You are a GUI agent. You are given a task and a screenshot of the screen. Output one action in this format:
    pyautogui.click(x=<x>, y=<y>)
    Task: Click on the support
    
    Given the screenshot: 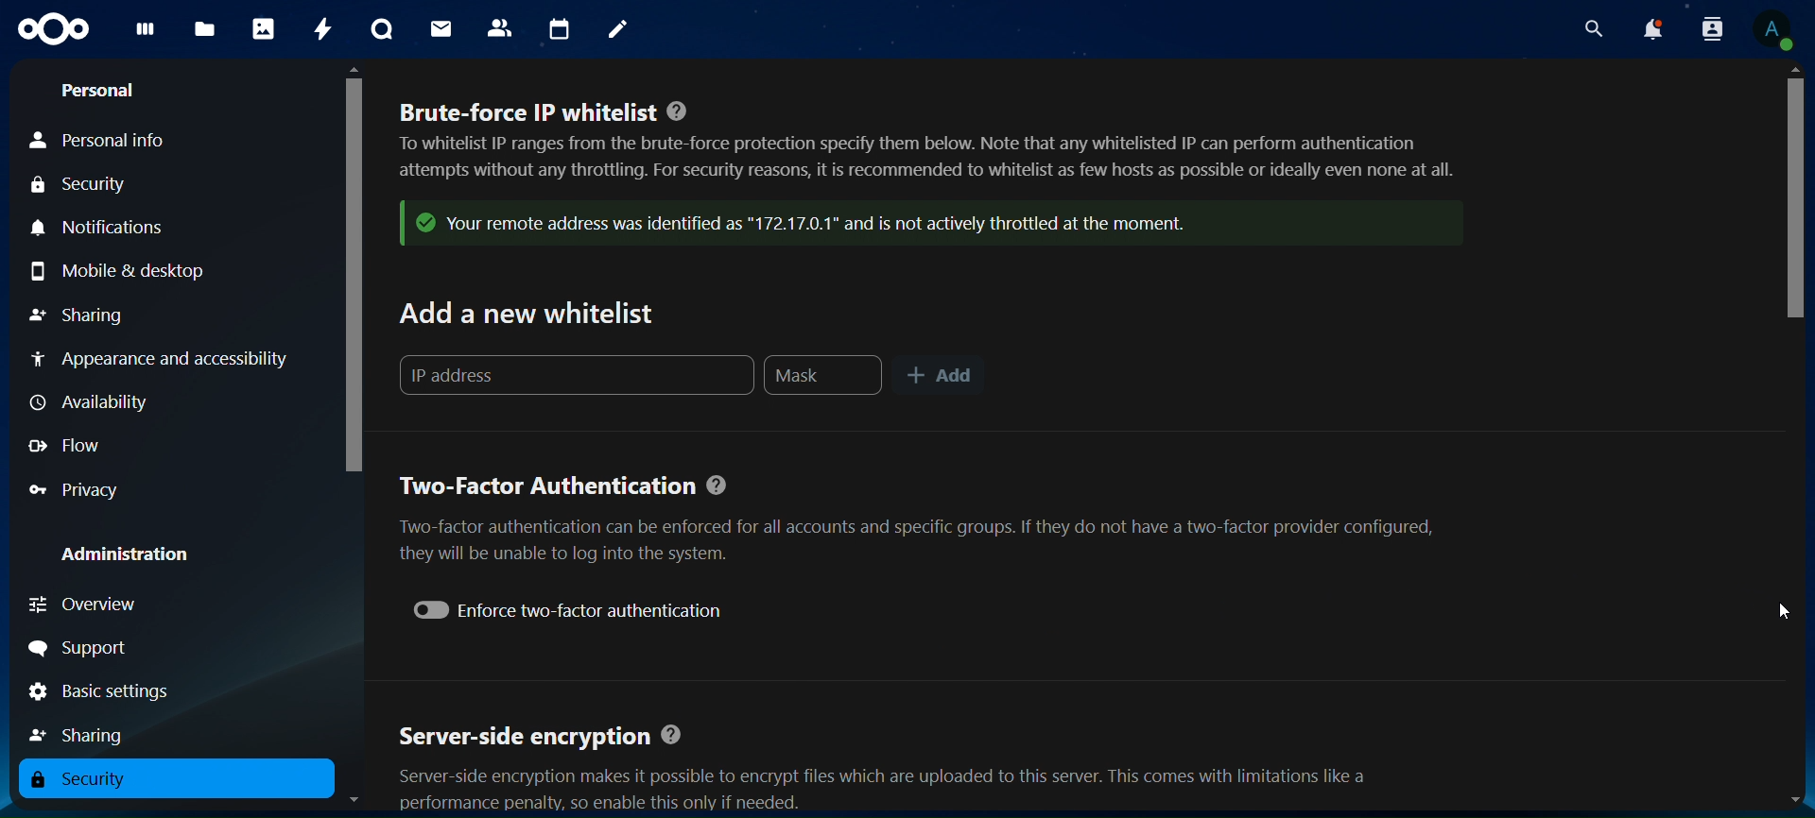 What is the action you would take?
    pyautogui.click(x=95, y=646)
    